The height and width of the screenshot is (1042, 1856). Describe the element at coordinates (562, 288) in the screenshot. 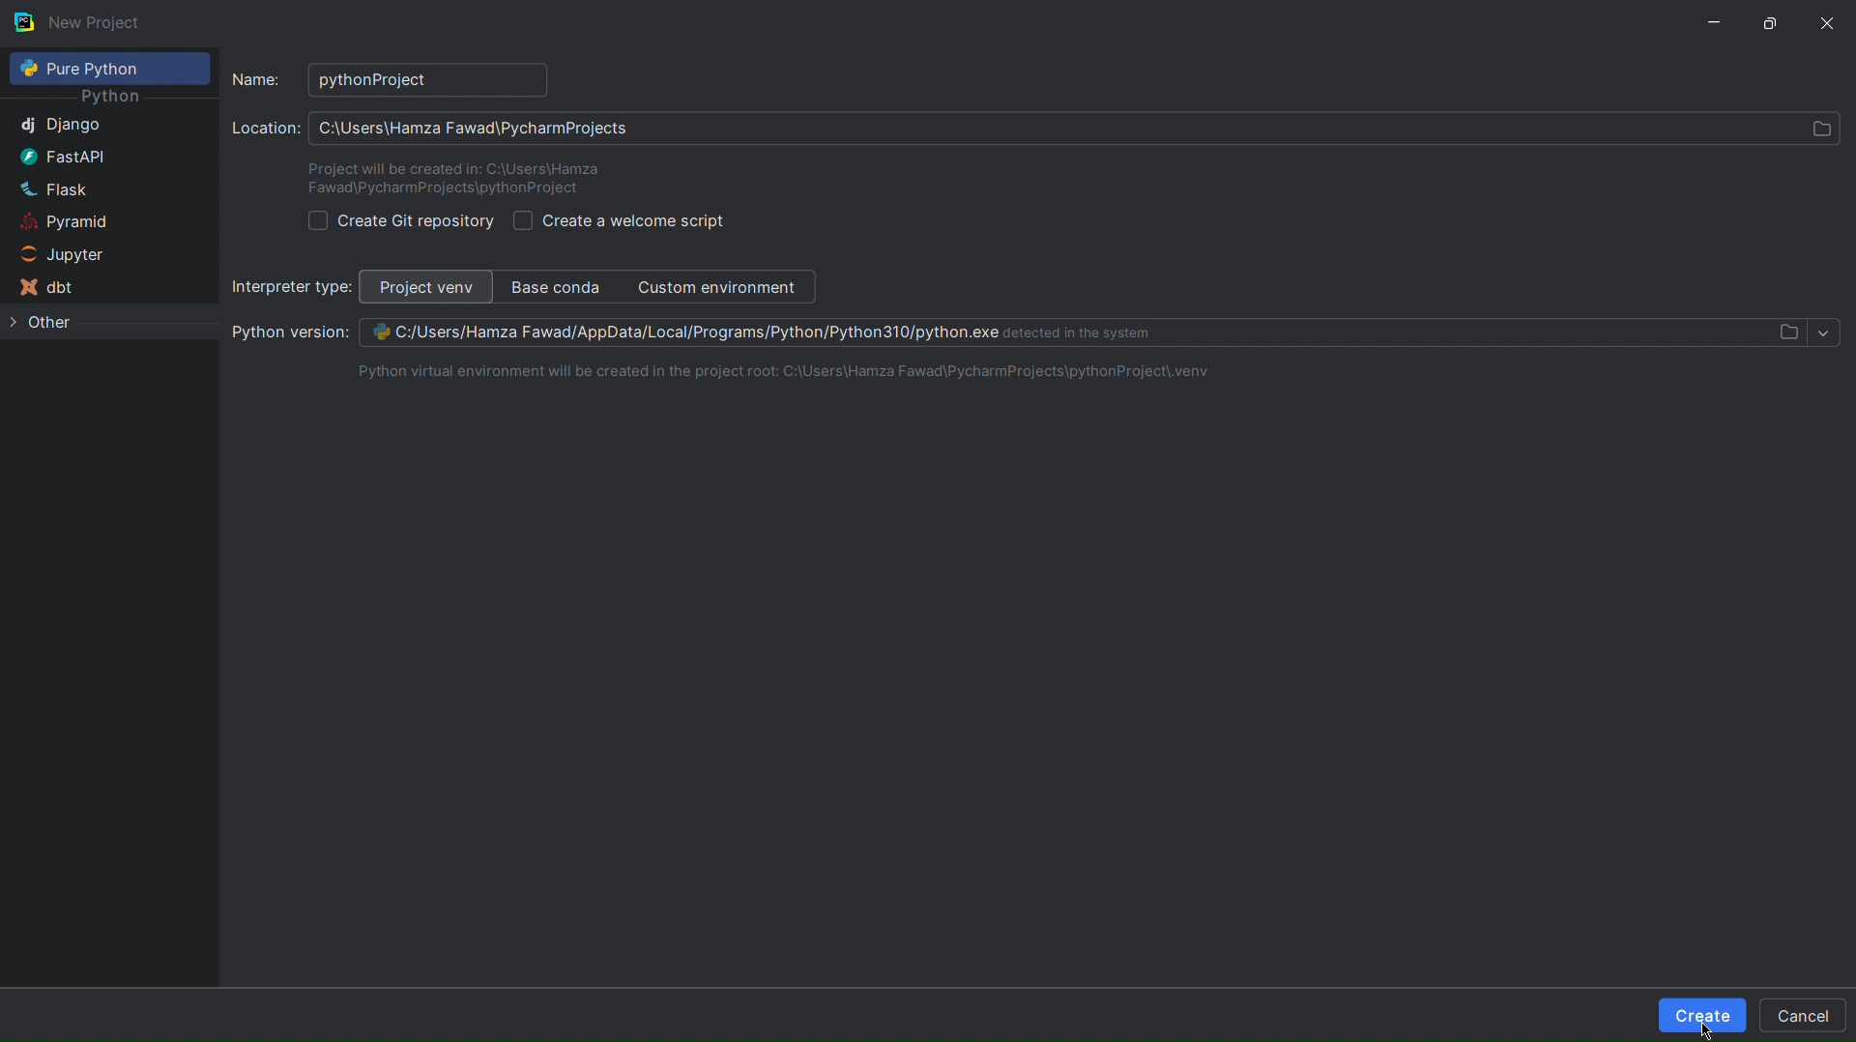

I see `Base conda` at that location.